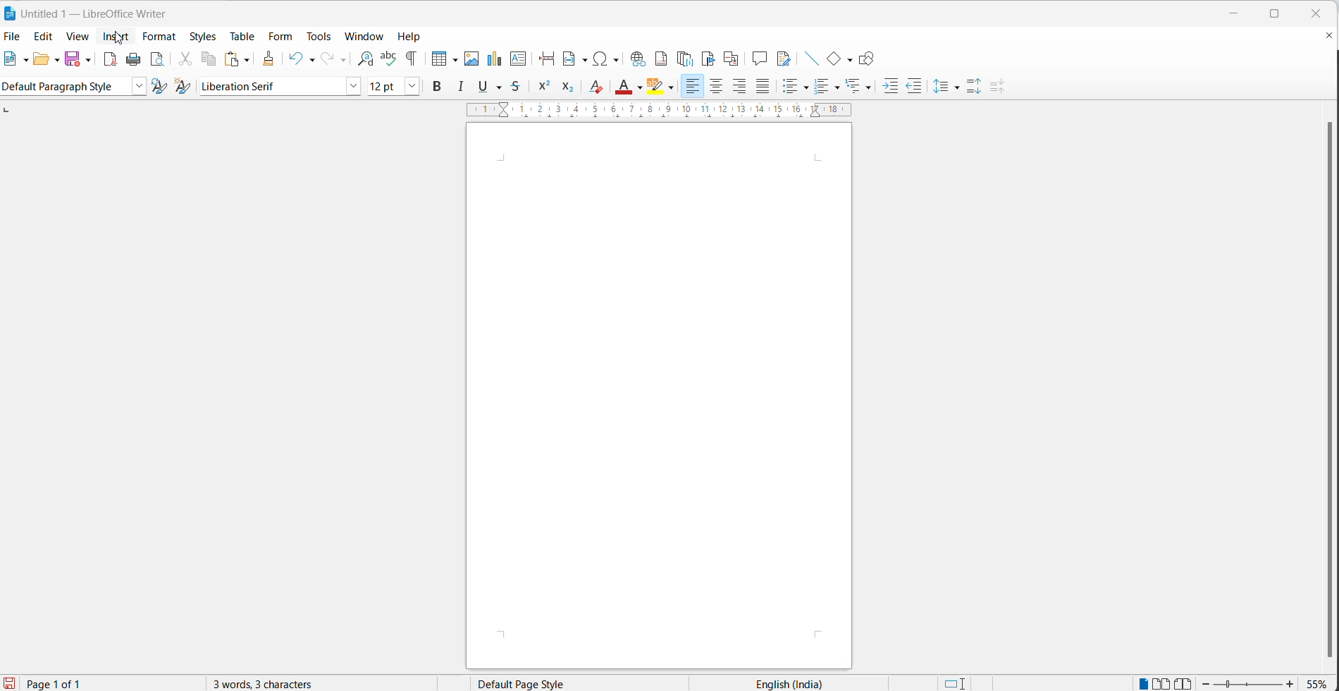 This screenshot has height=691, width=1339. Describe the element at coordinates (501, 87) in the screenshot. I see `strike through` at that location.